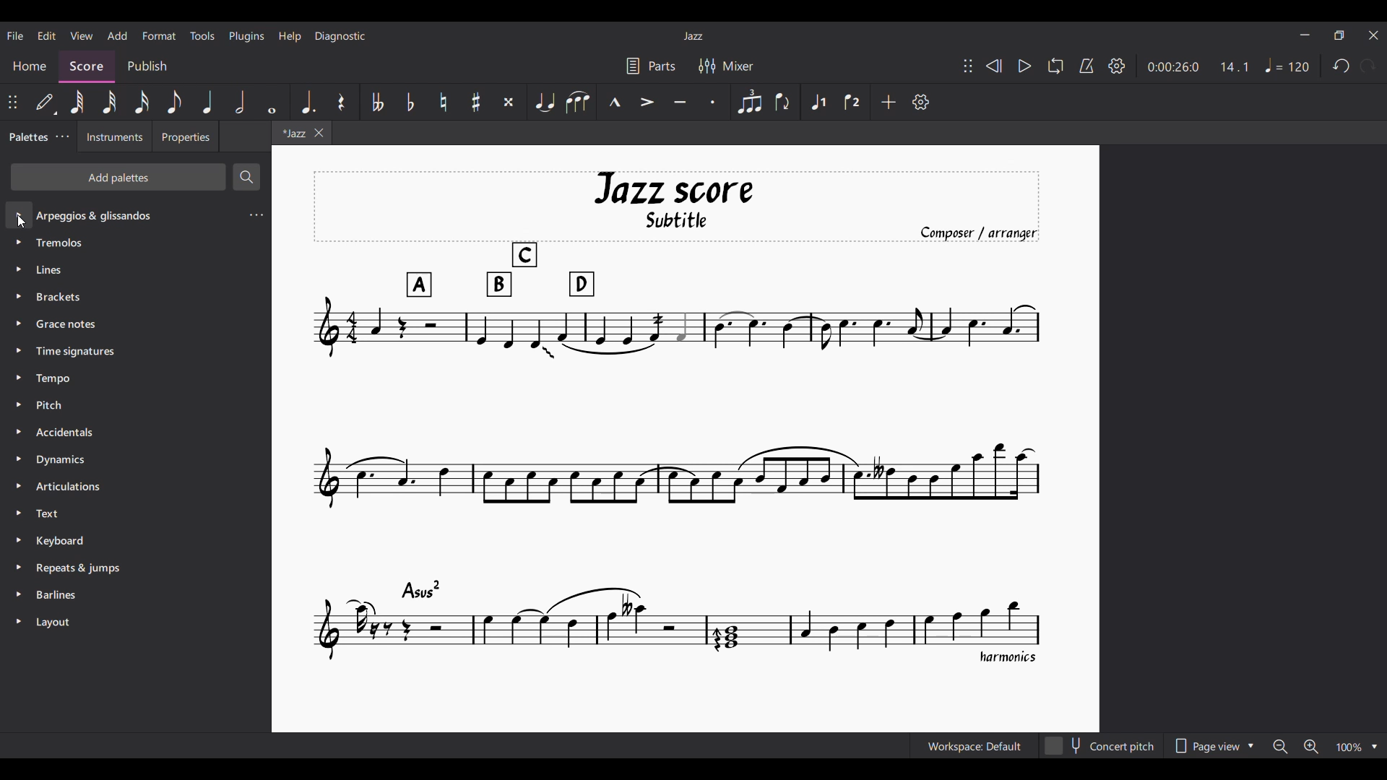  I want to click on Dynamics, so click(64, 461).